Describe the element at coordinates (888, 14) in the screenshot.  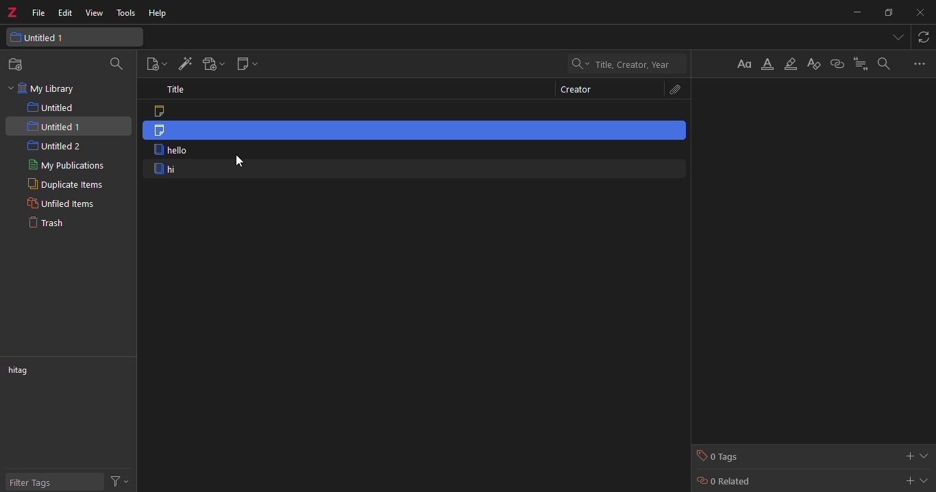
I see `maximize` at that location.